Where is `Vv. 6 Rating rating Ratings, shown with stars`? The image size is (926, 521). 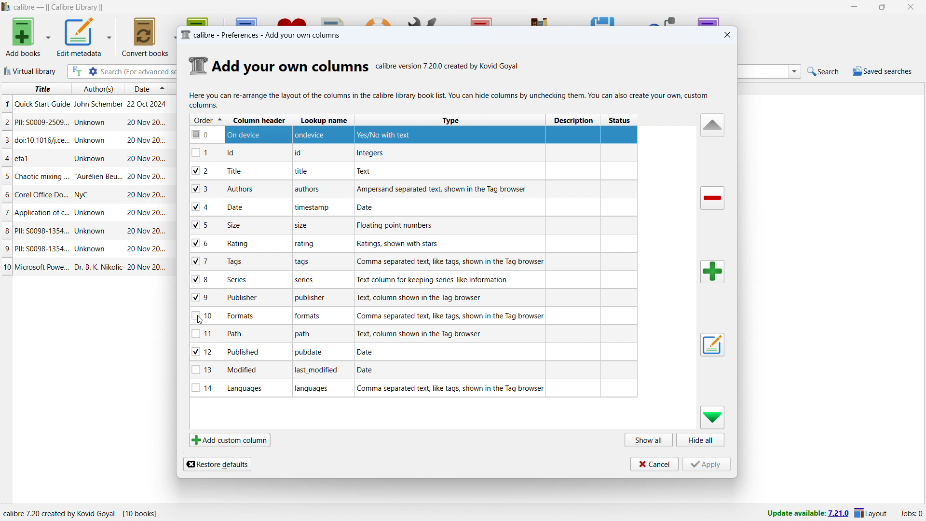 Vv. 6 Rating rating Ratings, shown with stars is located at coordinates (410, 244).